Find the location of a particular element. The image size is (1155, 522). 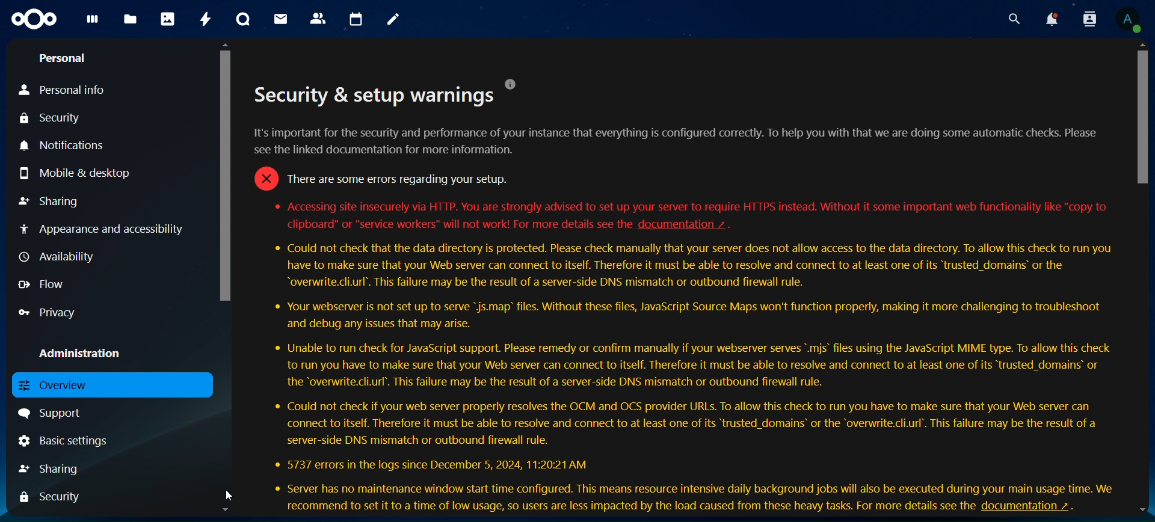

sharing is located at coordinates (54, 201).